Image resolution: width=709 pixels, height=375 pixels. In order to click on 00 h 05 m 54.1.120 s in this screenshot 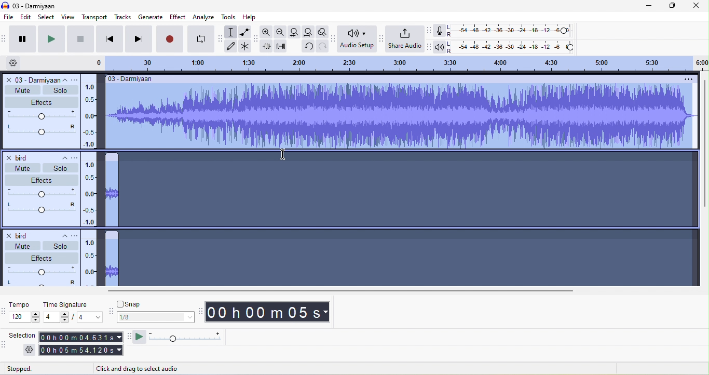, I will do `click(80, 349)`.